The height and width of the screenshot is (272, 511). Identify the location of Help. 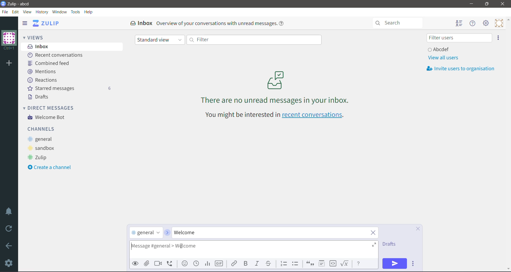
(89, 12).